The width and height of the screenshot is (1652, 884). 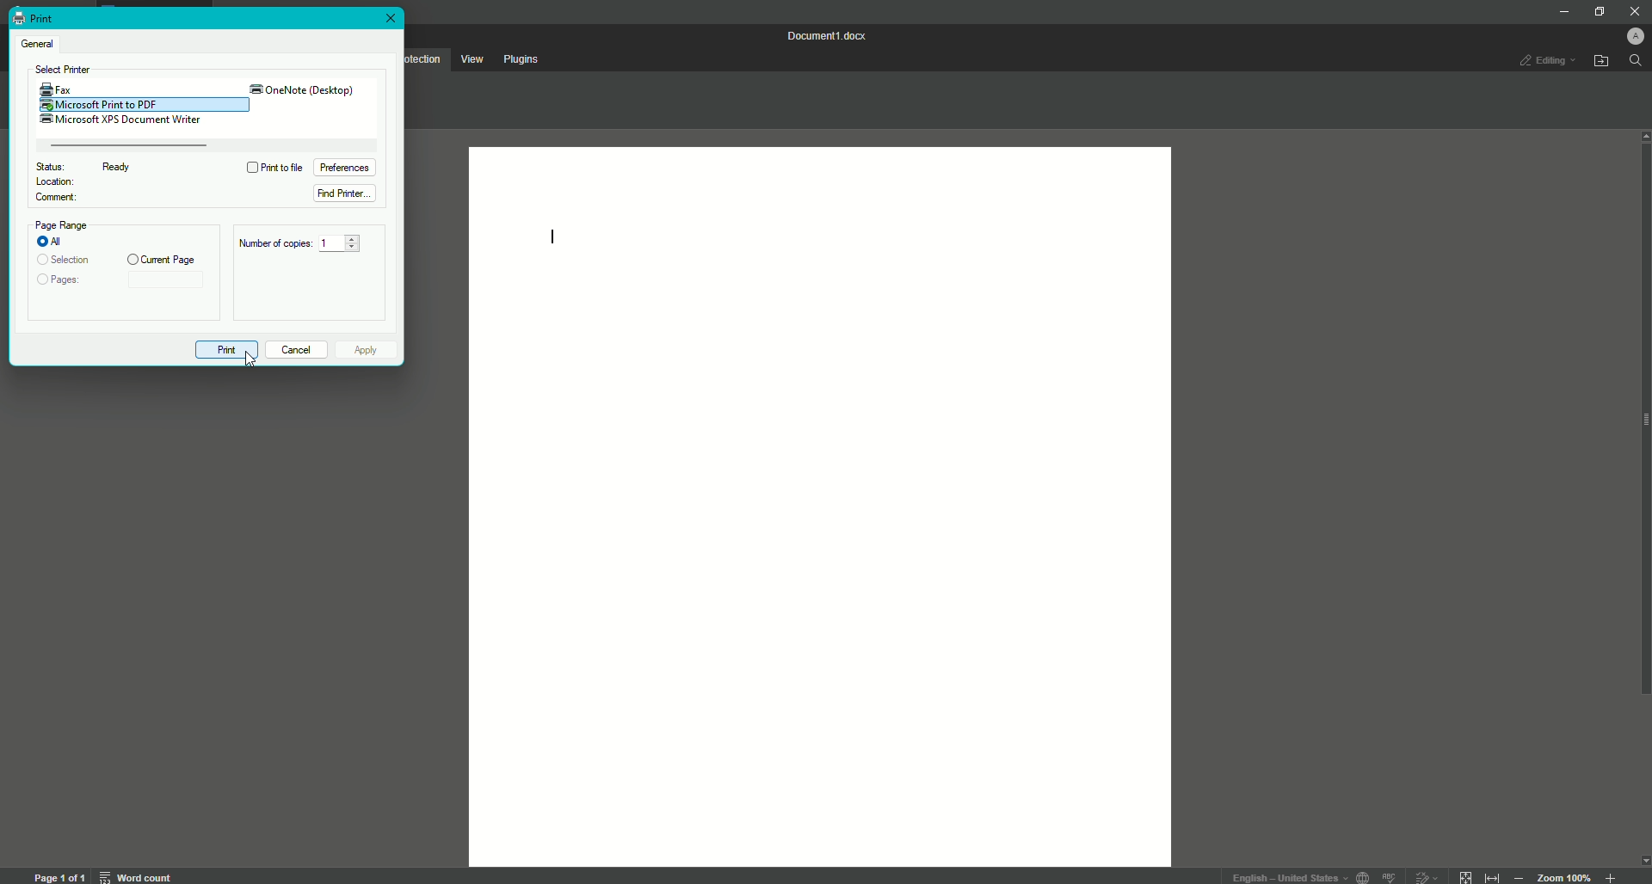 I want to click on fit to width, so click(x=1492, y=875).